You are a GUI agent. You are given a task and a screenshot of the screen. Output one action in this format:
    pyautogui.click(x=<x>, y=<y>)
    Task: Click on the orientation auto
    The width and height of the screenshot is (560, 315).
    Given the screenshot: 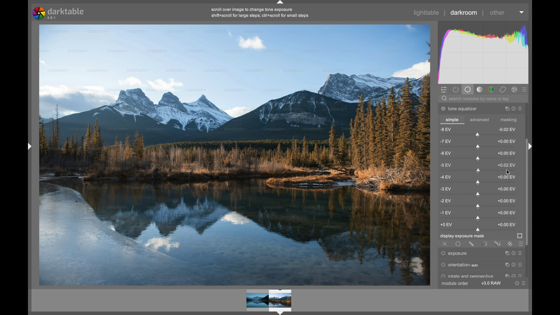 What is the action you would take?
    pyautogui.click(x=462, y=265)
    